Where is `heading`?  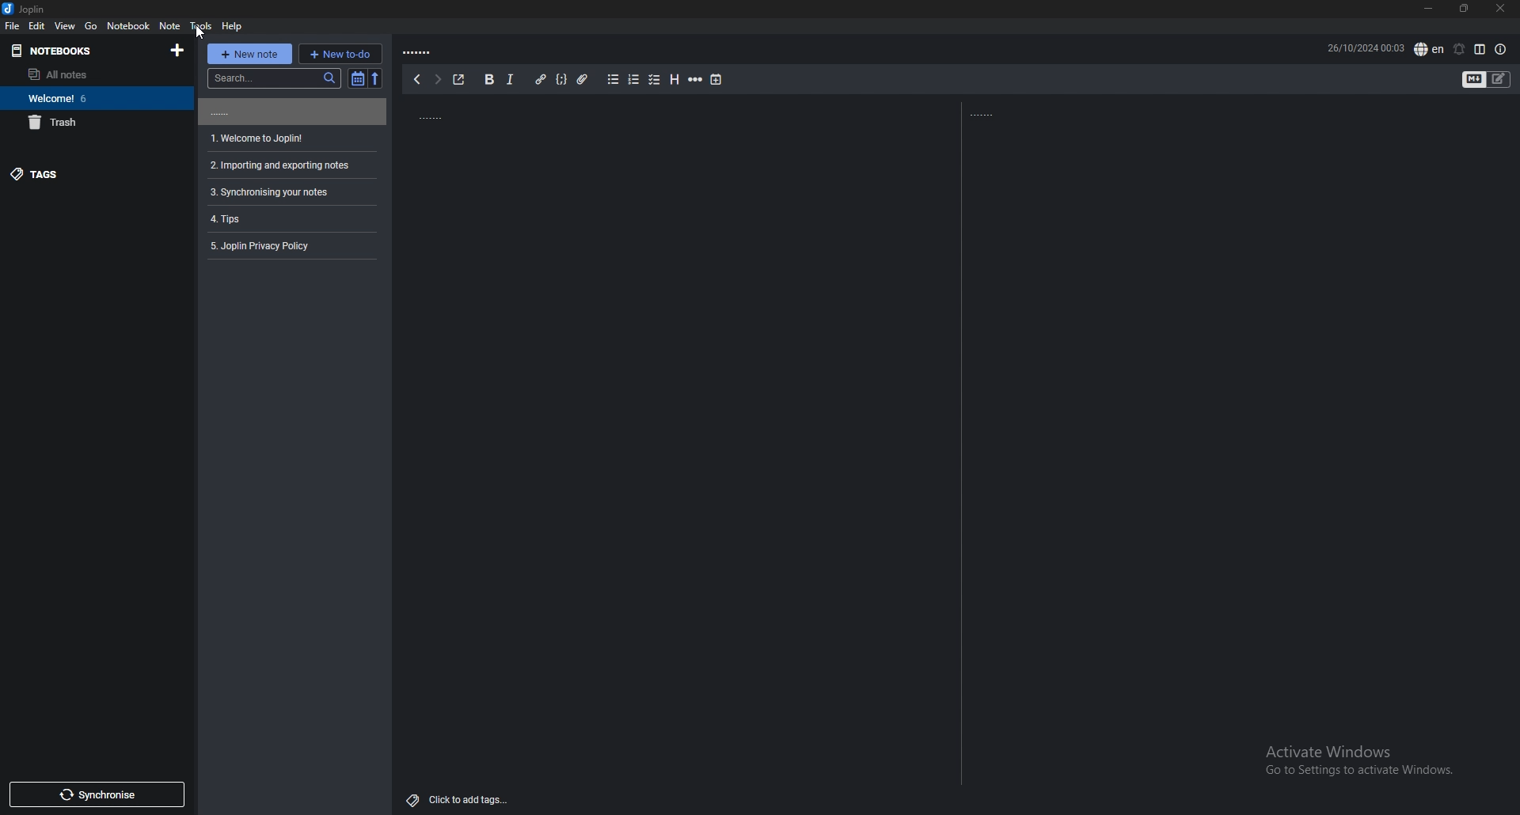
heading is located at coordinates (676, 79).